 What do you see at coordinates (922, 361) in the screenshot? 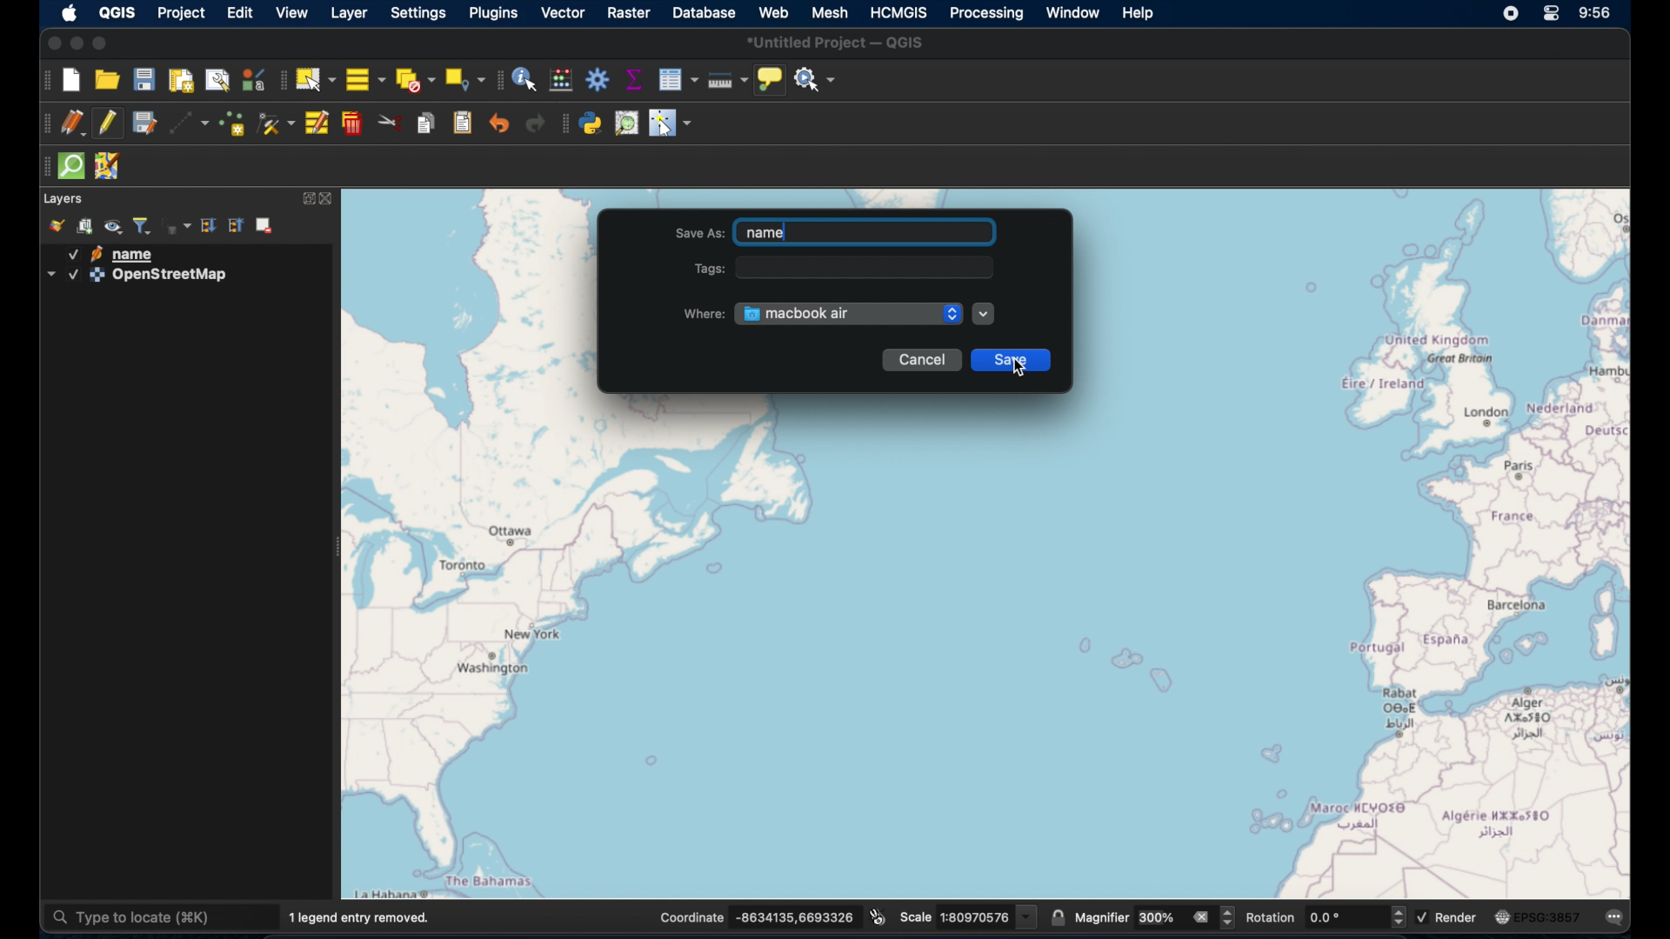
I see `Cancel` at bounding box center [922, 361].